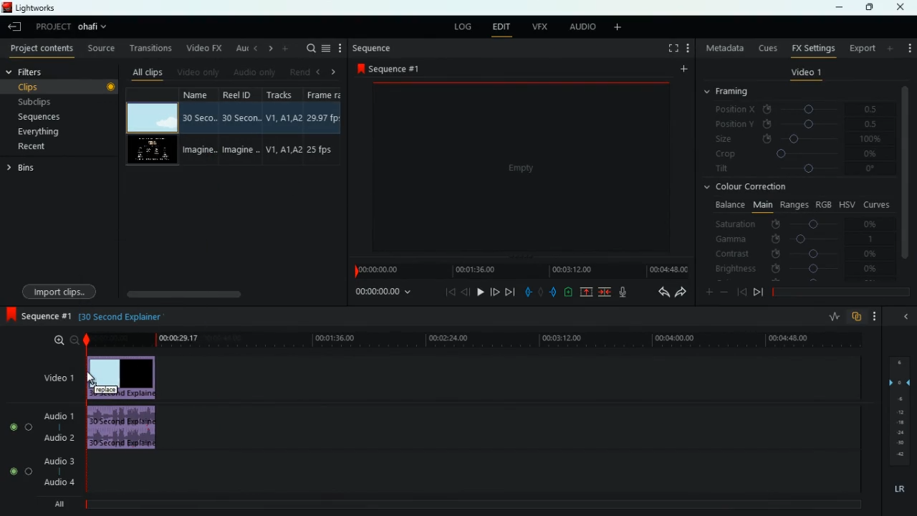 This screenshot has height=516, width=917. Describe the element at coordinates (758, 294) in the screenshot. I see `forward` at that location.